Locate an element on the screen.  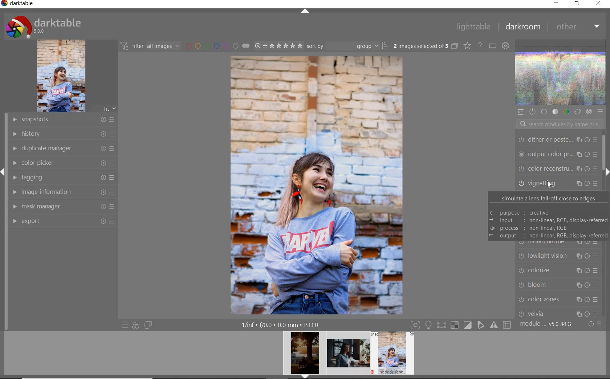
lens correction is located at coordinates (557, 311).